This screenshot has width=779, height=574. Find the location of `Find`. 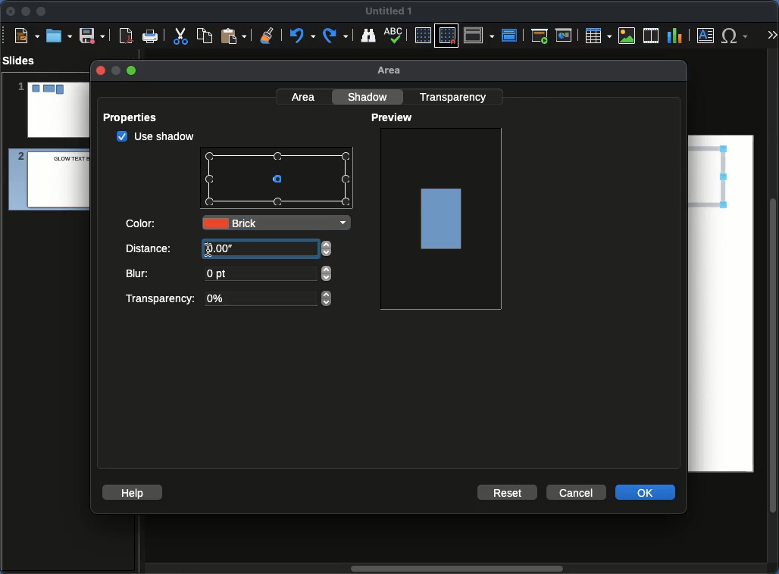

Find is located at coordinates (368, 35).